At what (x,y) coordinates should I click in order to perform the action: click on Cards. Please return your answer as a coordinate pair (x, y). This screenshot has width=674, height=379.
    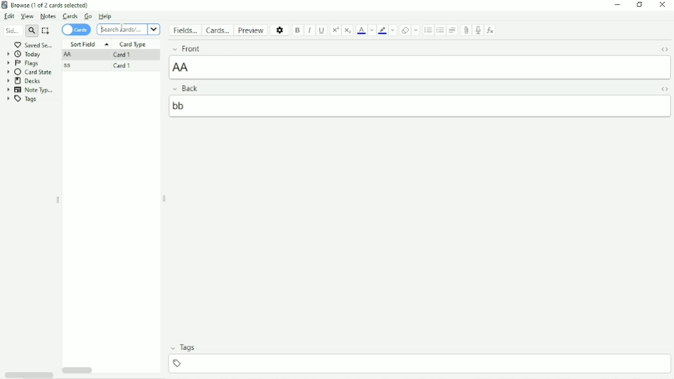
    Looking at the image, I should click on (77, 30).